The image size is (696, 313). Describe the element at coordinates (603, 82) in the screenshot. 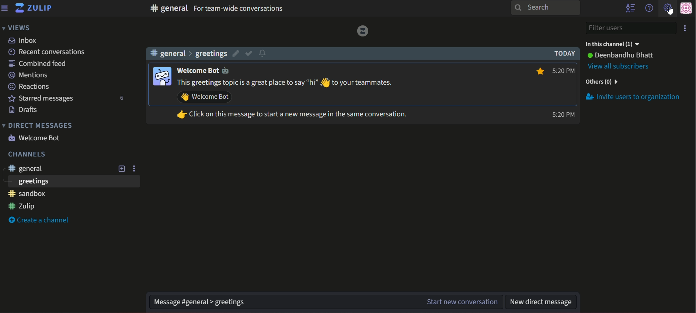

I see `others` at that location.